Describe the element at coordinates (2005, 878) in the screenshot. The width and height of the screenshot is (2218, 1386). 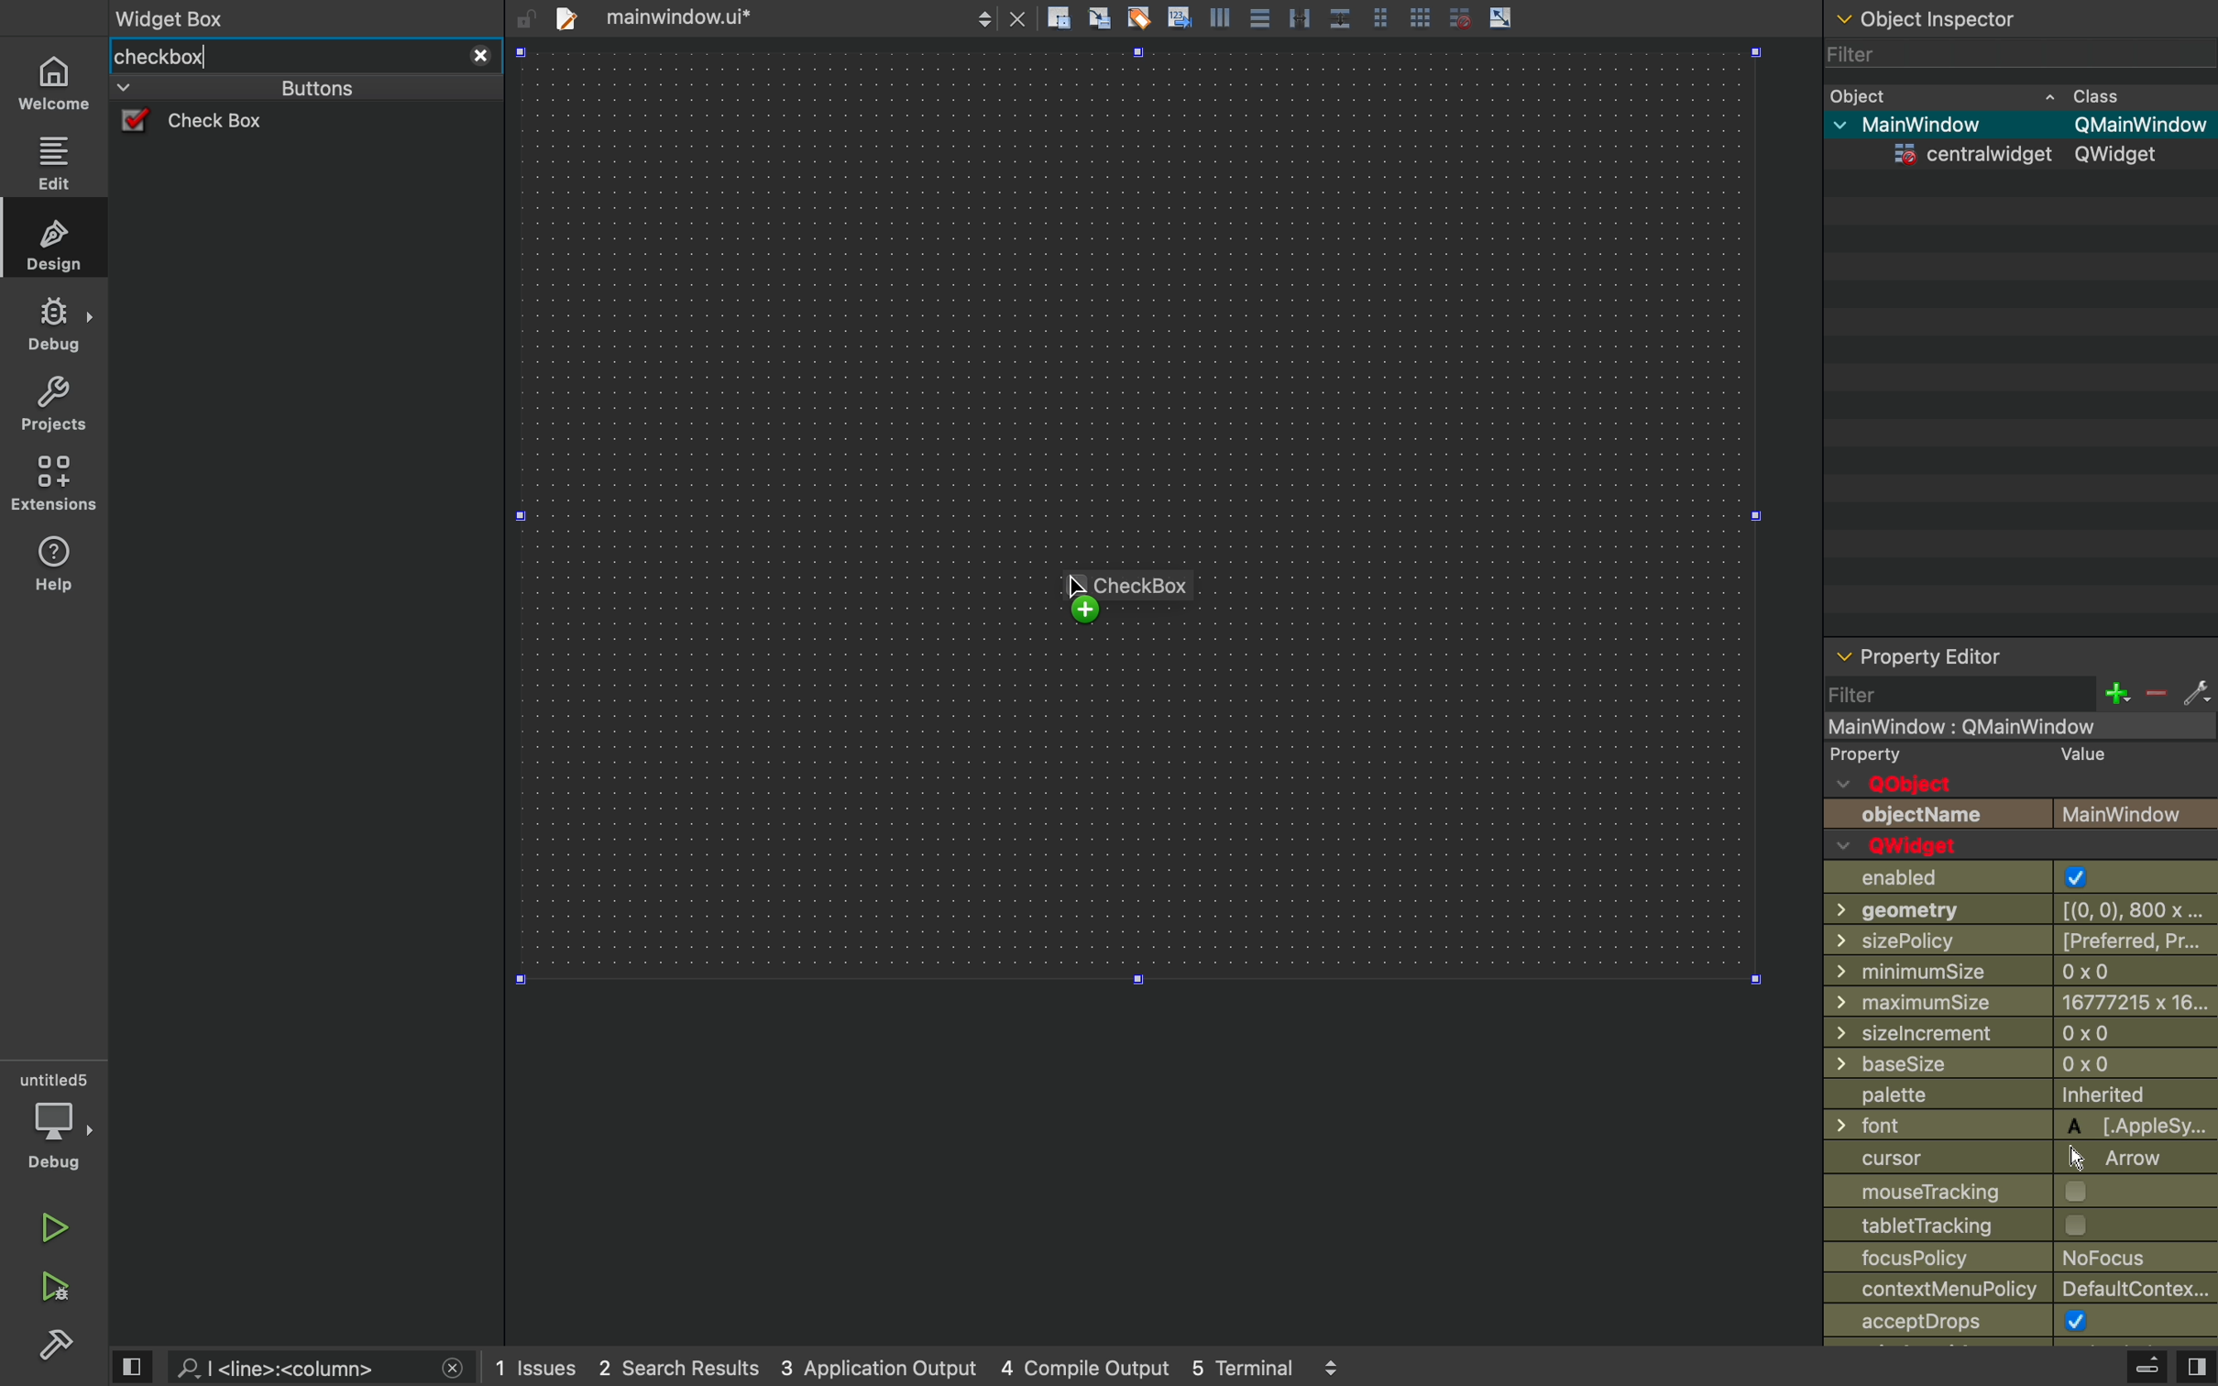
I see `enabled` at that location.